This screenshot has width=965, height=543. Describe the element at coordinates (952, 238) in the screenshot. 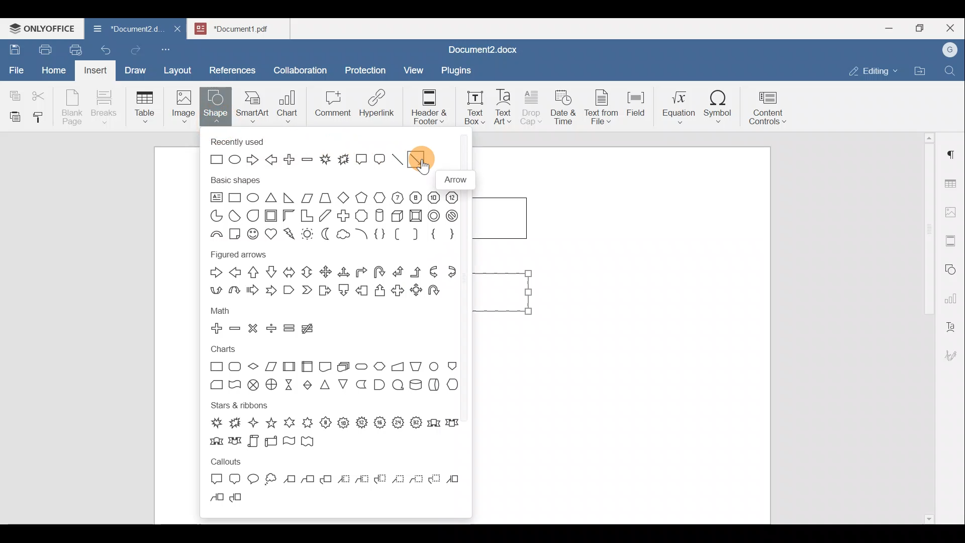

I see `Headers & footers` at that location.